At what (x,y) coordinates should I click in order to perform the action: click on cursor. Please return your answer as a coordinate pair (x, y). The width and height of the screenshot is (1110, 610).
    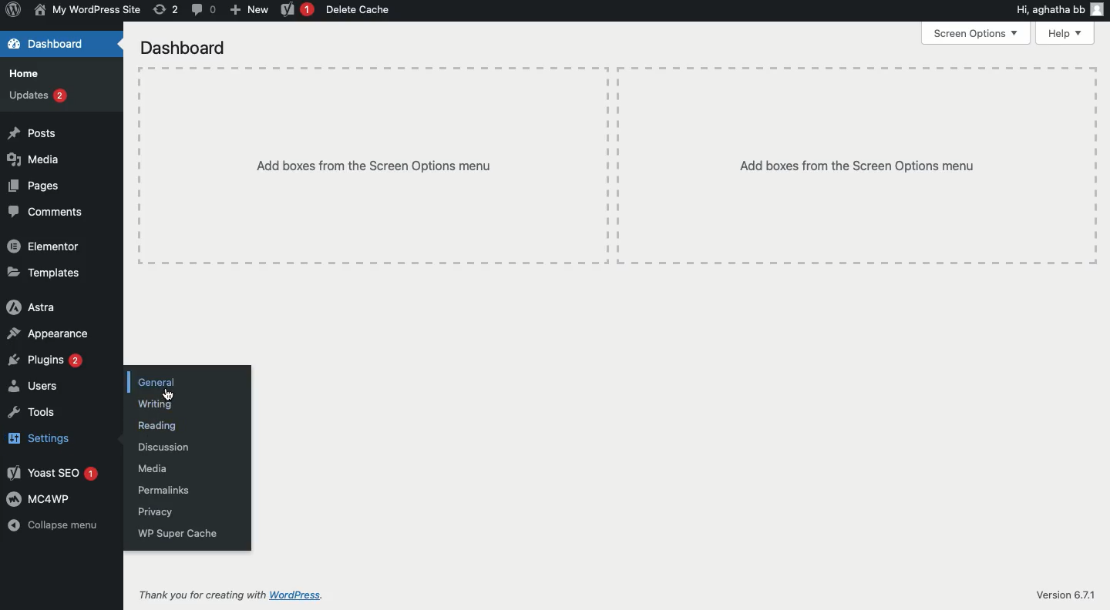
    Looking at the image, I should click on (165, 394).